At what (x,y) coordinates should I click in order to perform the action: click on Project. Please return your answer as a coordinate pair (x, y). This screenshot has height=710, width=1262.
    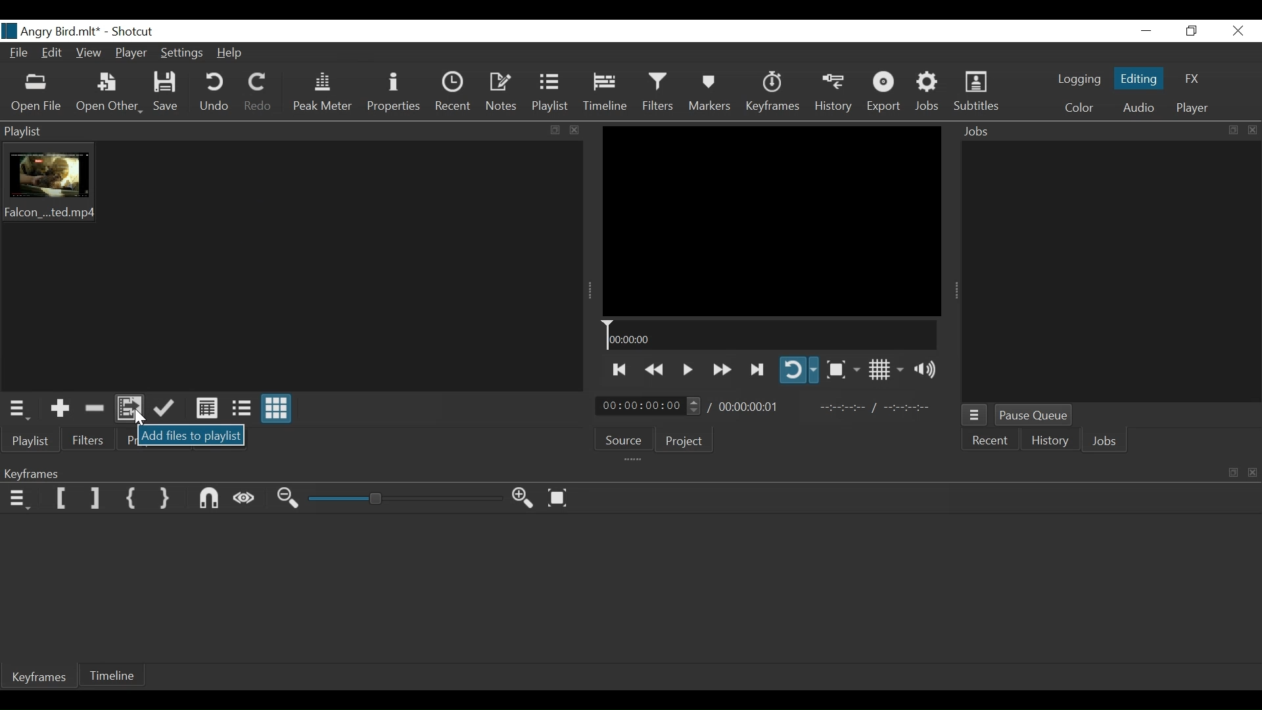
    Looking at the image, I should click on (684, 442).